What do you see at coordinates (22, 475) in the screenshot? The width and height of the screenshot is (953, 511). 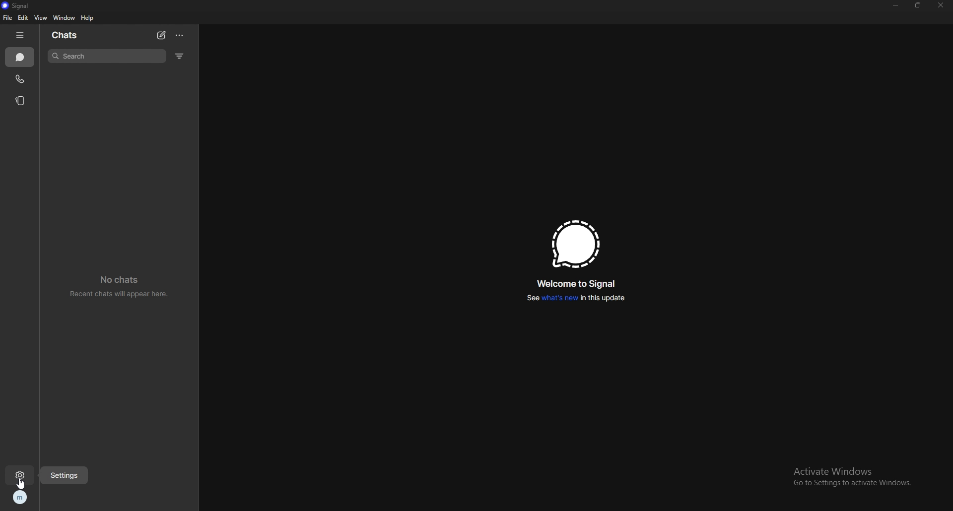 I see `settings` at bounding box center [22, 475].